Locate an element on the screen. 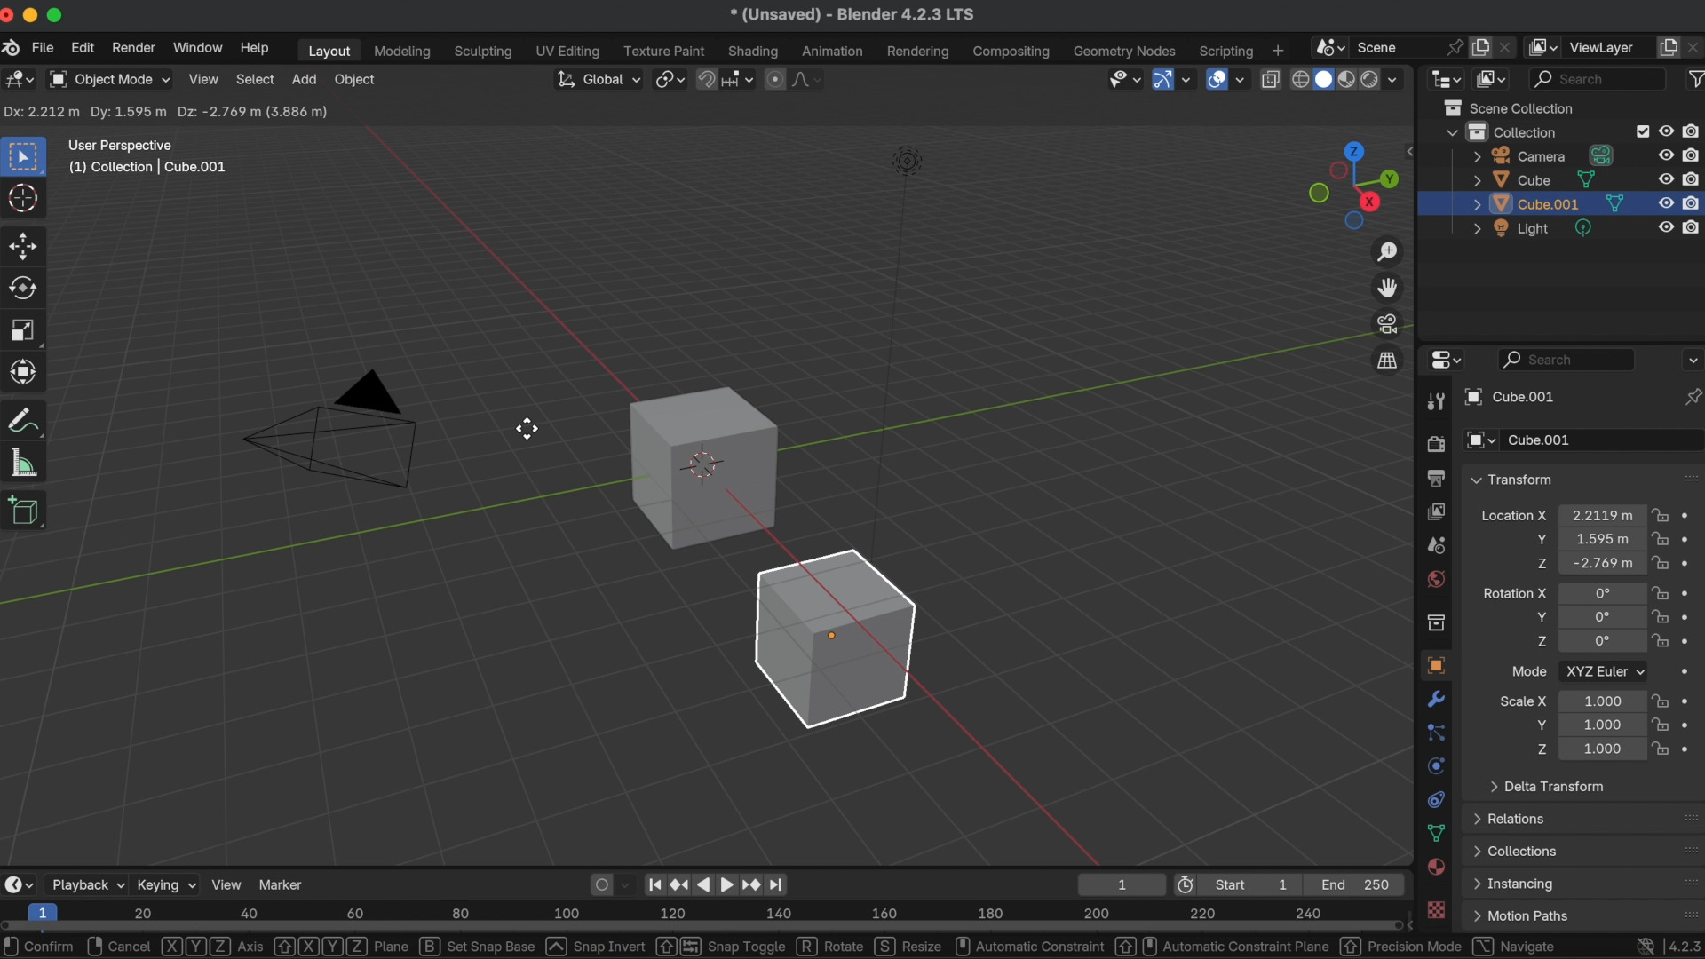  editor type is located at coordinates (1442, 361).